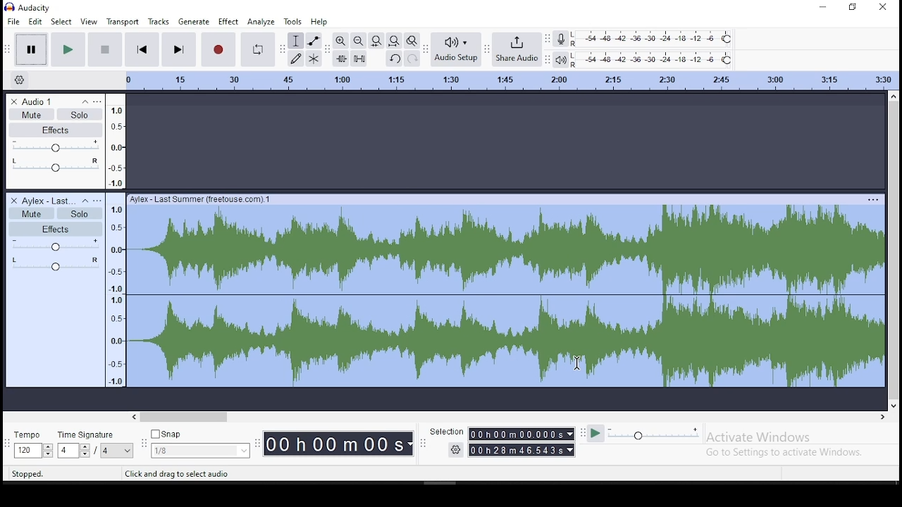 This screenshot has width=902, height=507. I want to click on Selection, so click(447, 431).